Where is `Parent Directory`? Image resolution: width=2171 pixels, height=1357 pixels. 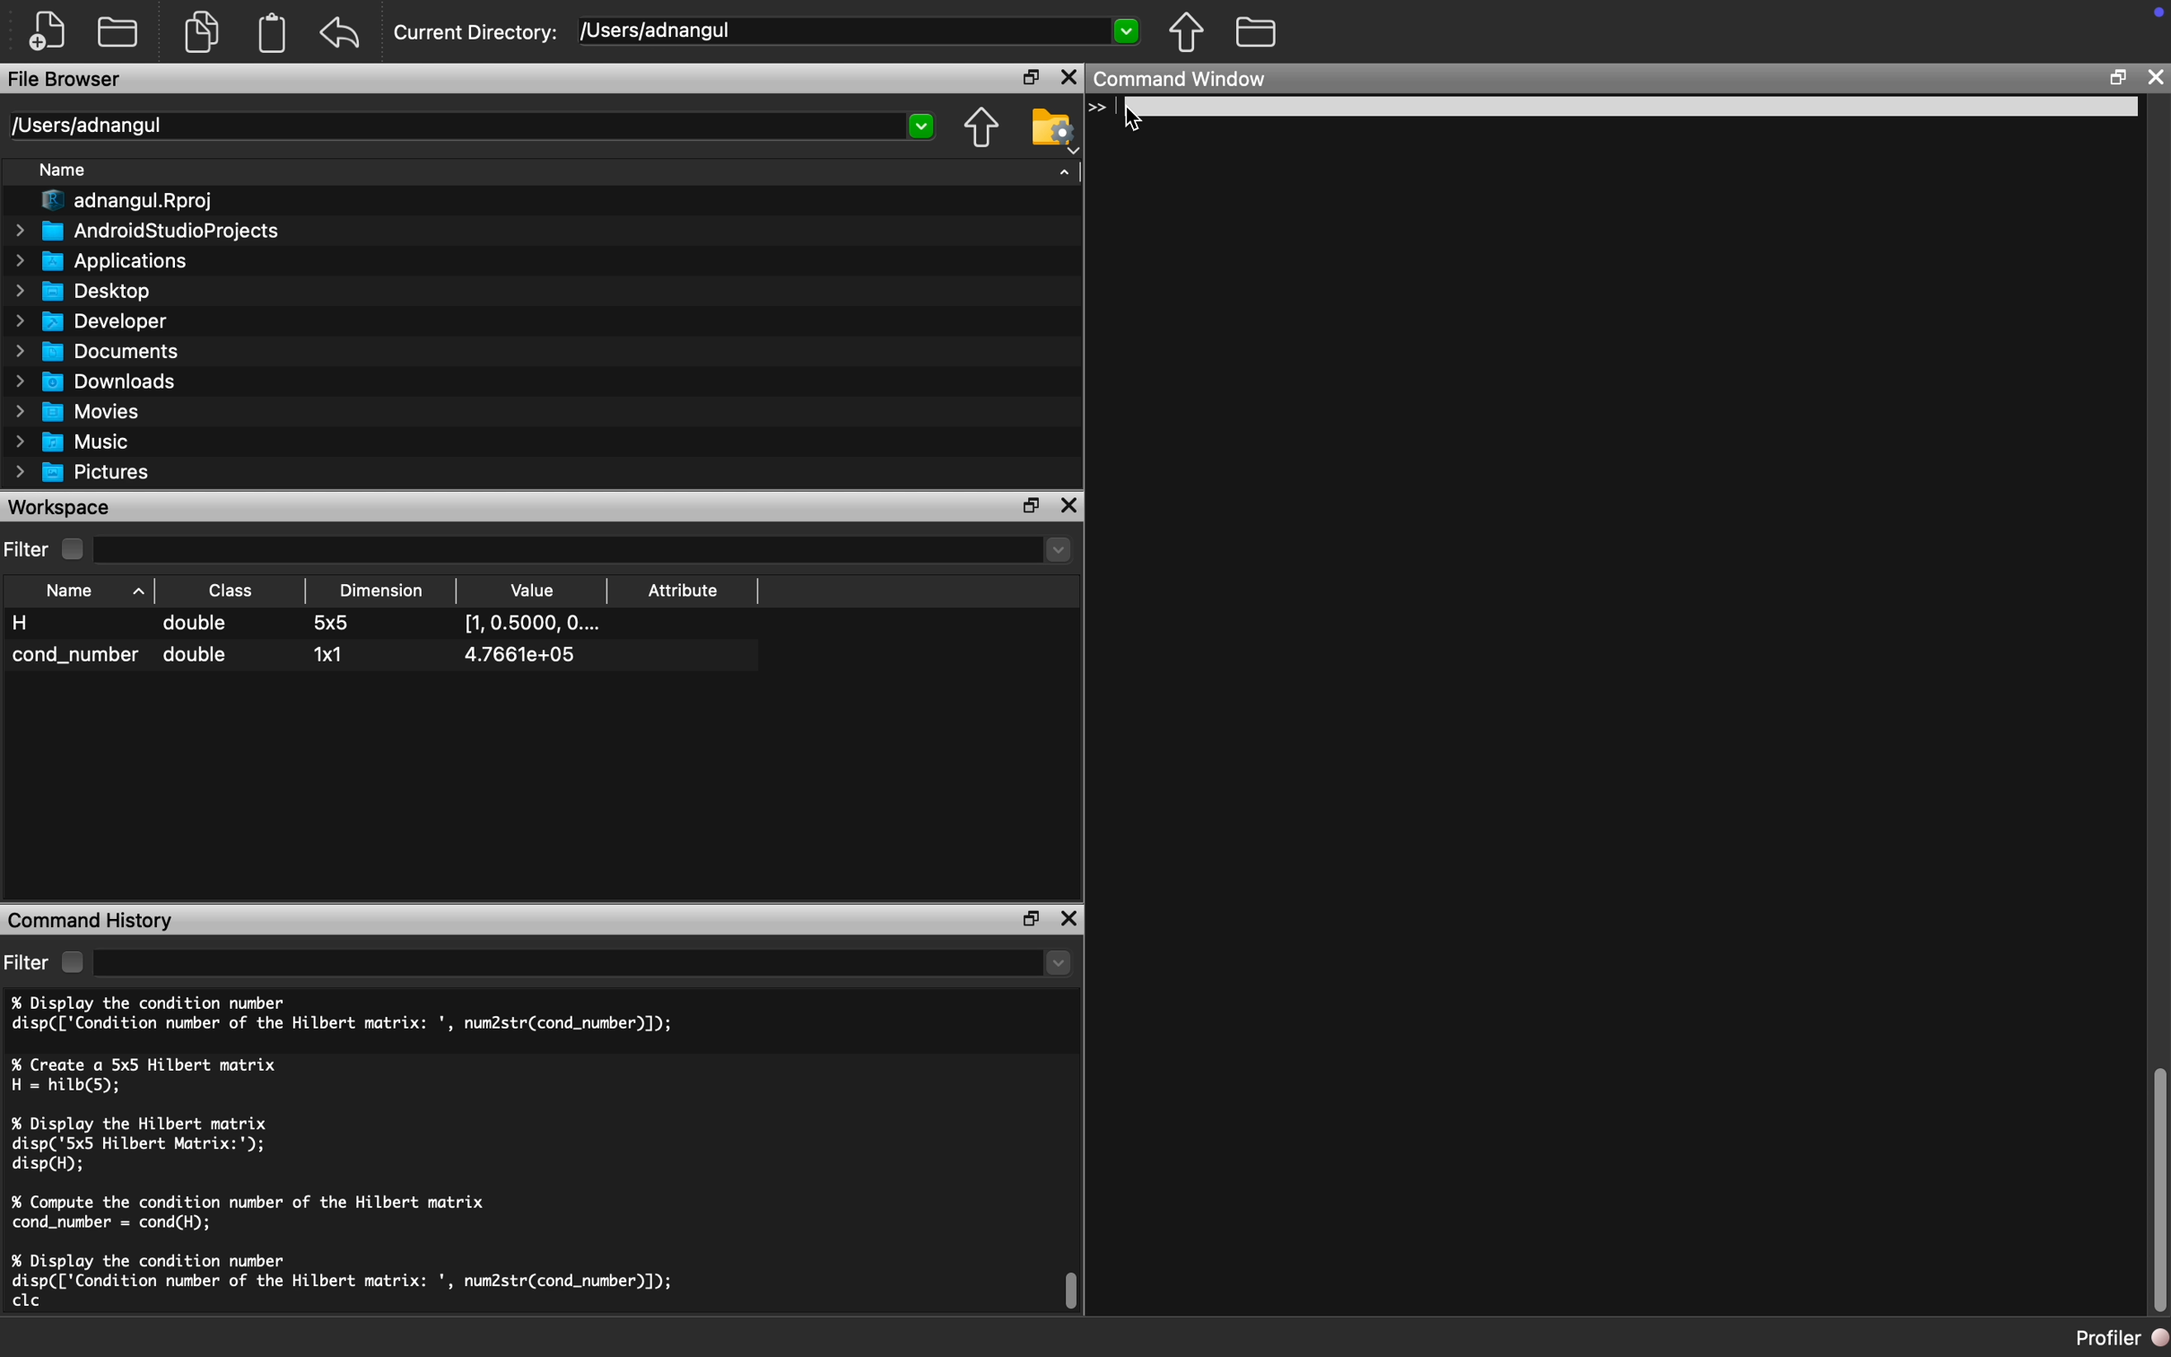
Parent Directory is located at coordinates (982, 127).